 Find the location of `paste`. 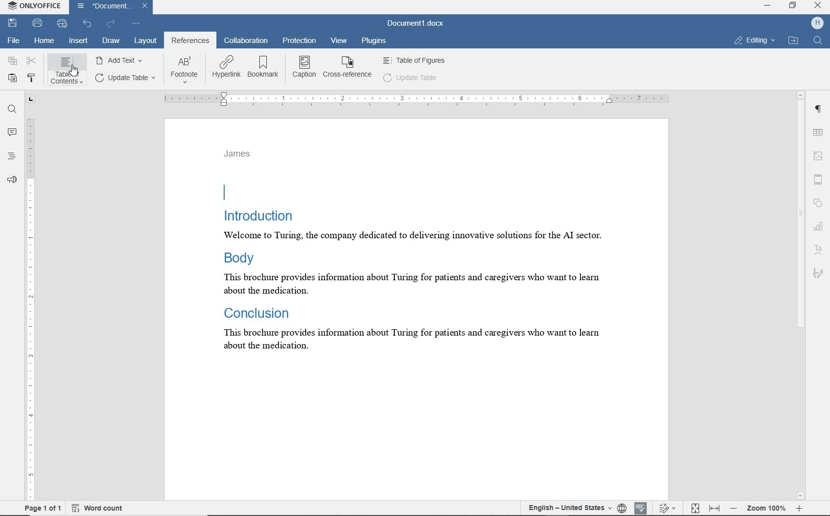

paste is located at coordinates (12, 79).